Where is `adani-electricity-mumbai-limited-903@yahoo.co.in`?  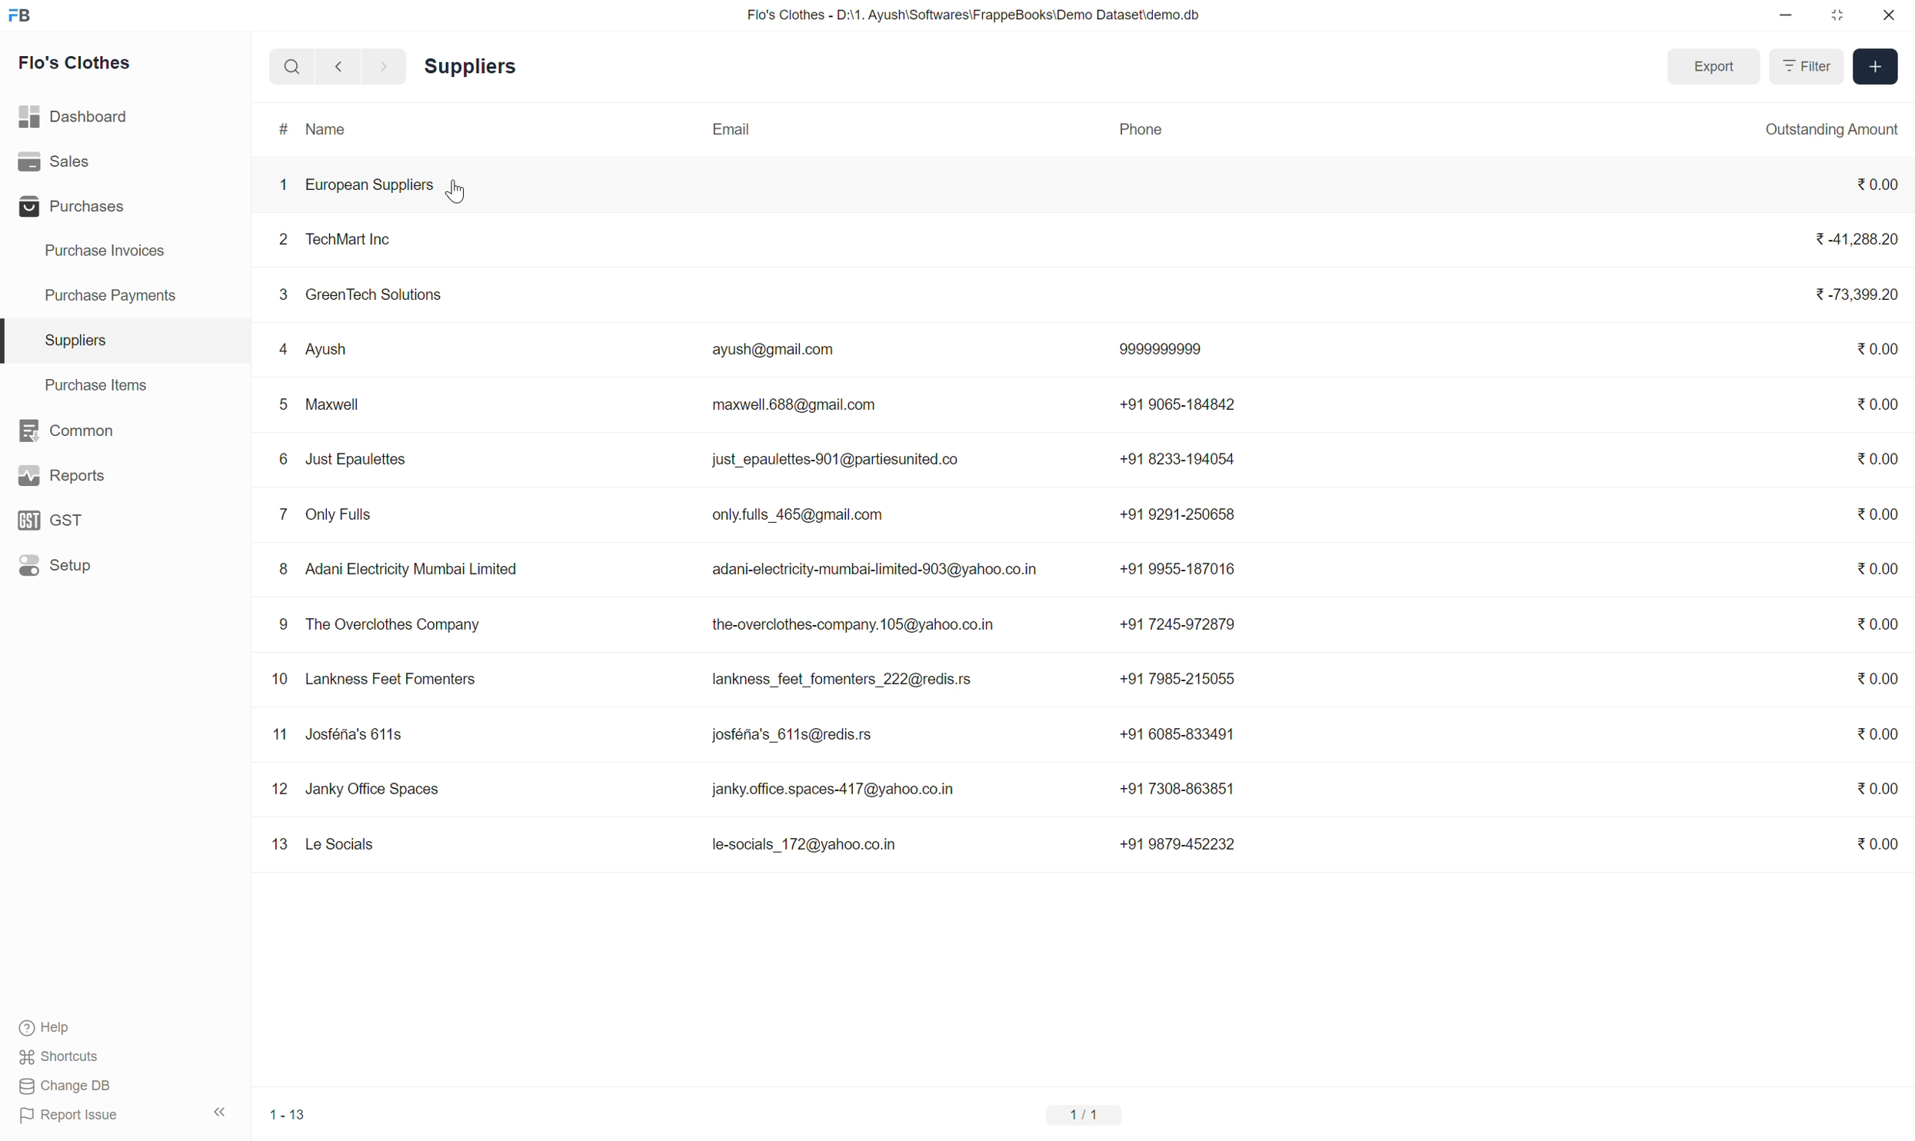 adani-electricity-mumbai-limited-903@yahoo.co.in is located at coordinates (875, 568).